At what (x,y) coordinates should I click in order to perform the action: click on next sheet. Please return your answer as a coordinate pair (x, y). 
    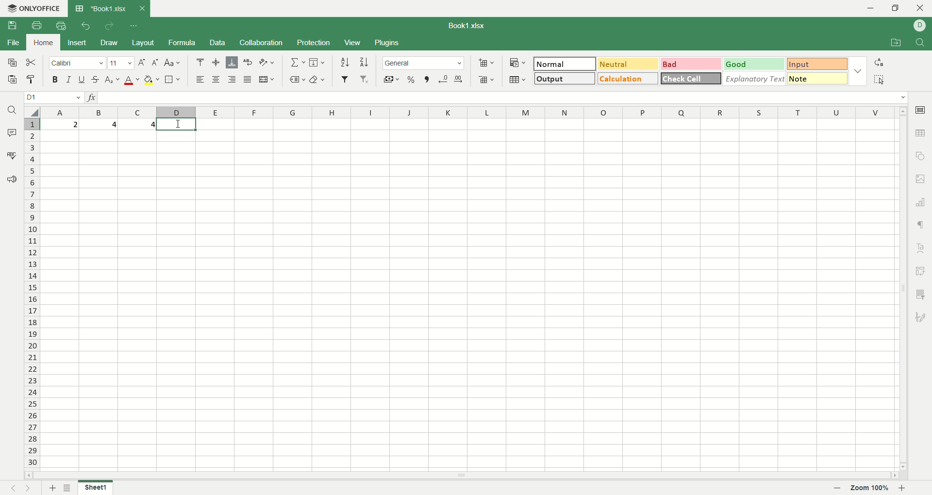
    Looking at the image, I should click on (28, 488).